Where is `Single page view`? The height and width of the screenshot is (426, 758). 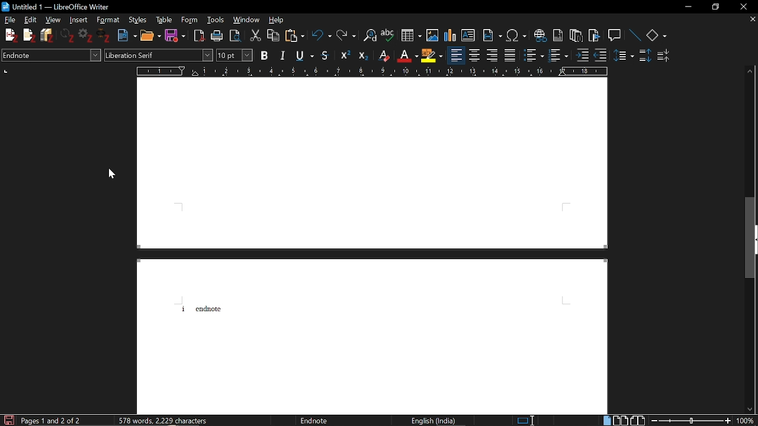
Single page view is located at coordinates (606, 420).